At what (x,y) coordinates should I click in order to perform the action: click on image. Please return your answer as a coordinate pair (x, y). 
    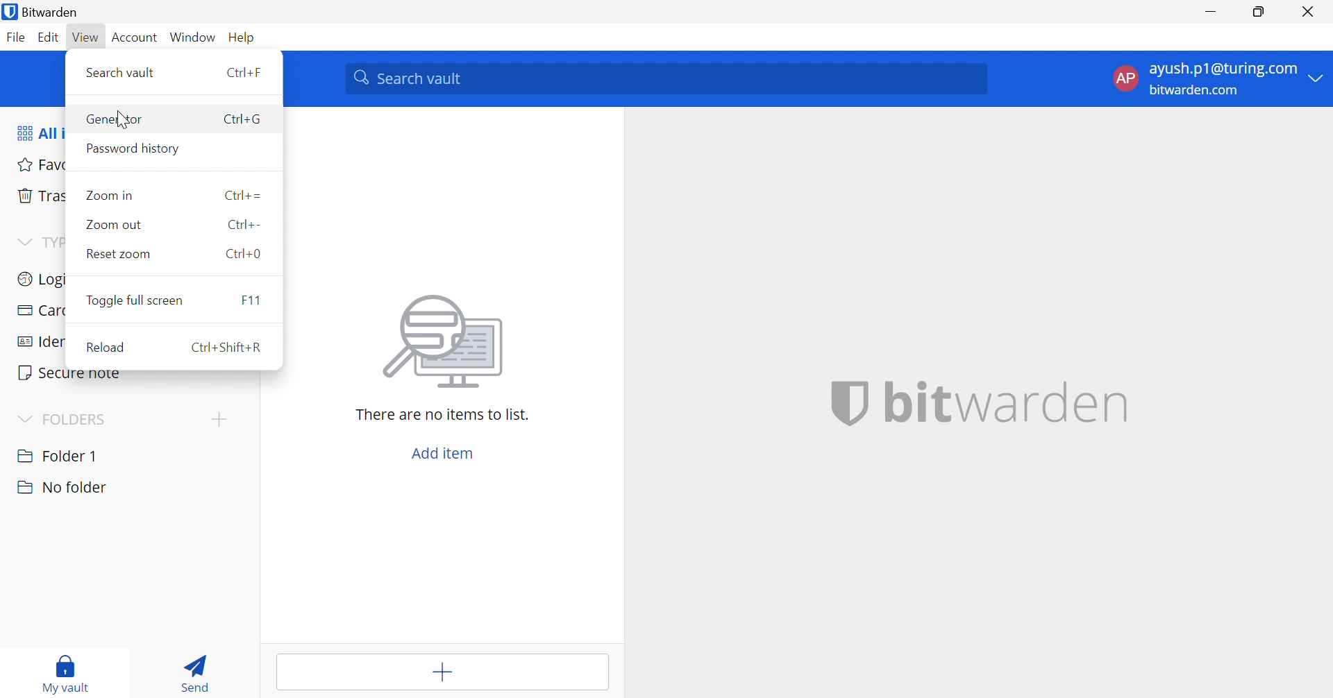
    Looking at the image, I should click on (445, 343).